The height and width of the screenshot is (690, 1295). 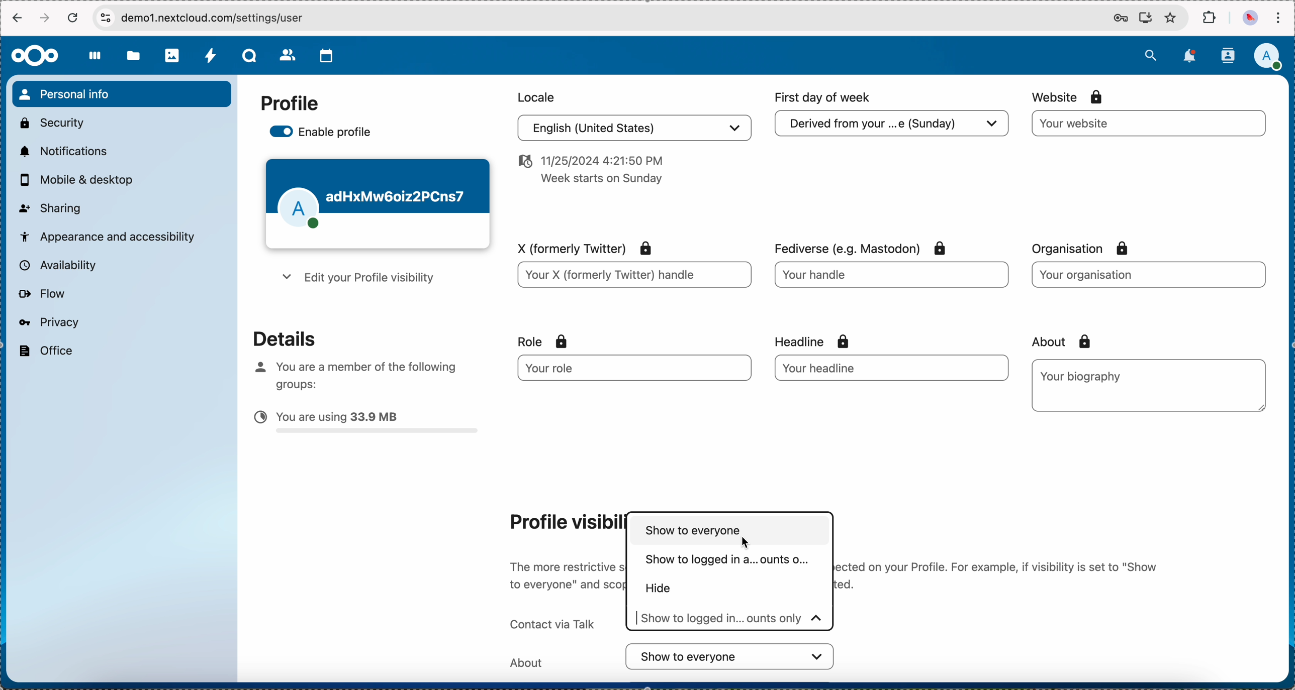 What do you see at coordinates (1227, 56) in the screenshot?
I see `contacts` at bounding box center [1227, 56].